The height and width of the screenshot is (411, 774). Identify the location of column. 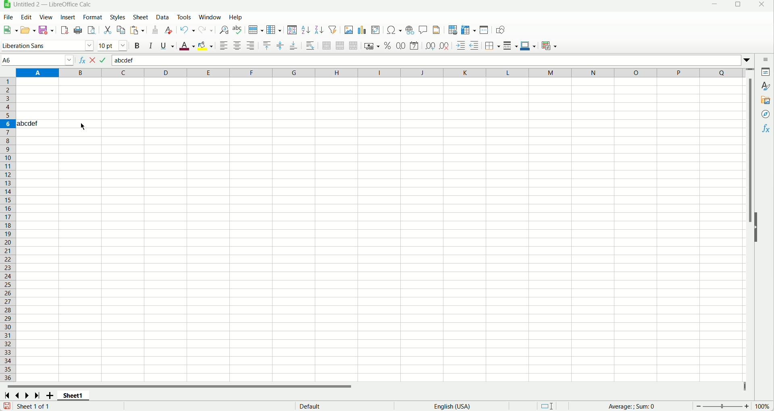
(274, 30).